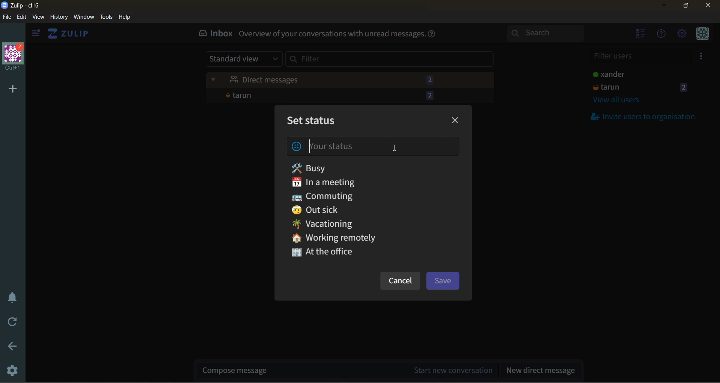  Describe the element at coordinates (35, 32) in the screenshot. I see `hide sidebar ` at that location.